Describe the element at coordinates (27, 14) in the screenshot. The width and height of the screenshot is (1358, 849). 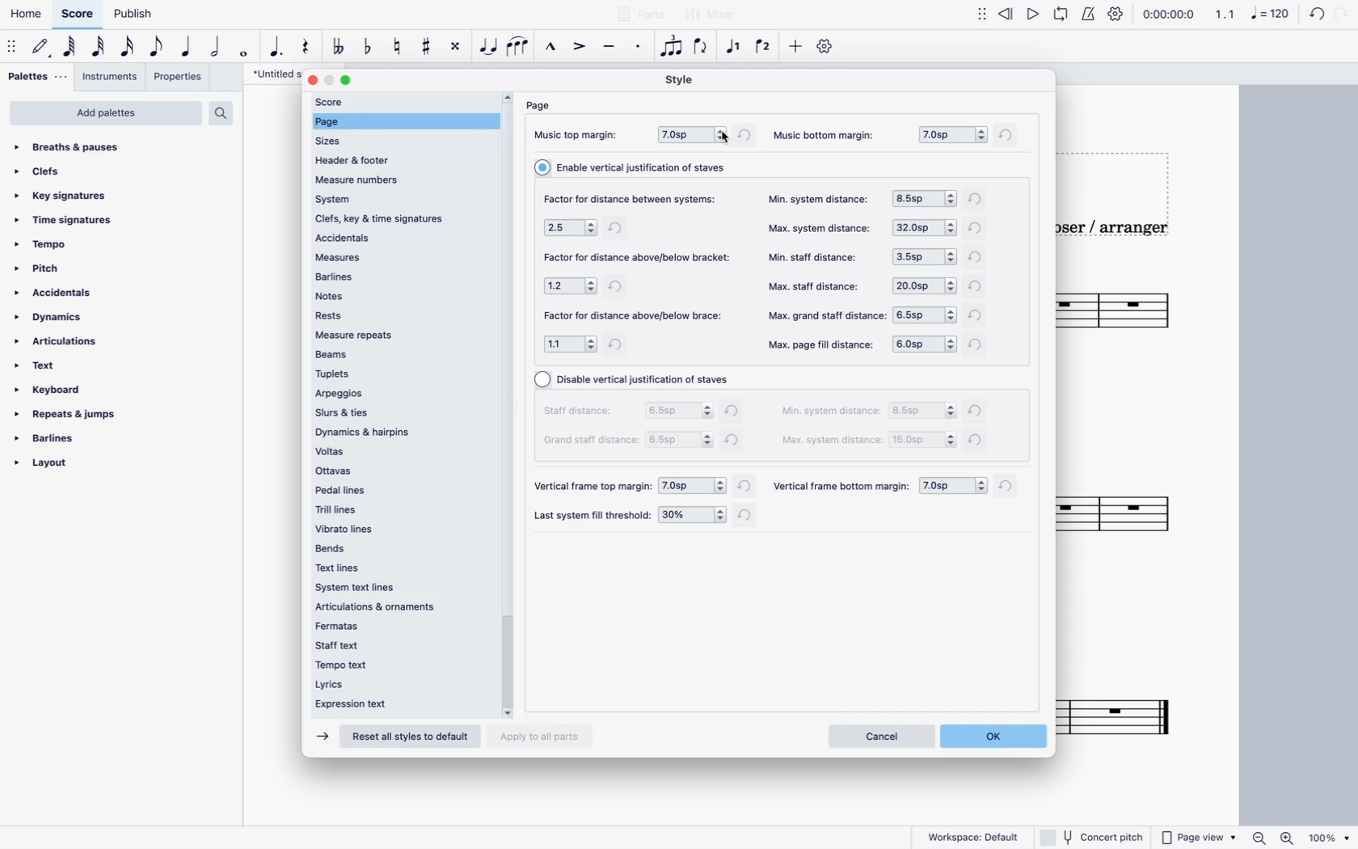
I see `home` at that location.